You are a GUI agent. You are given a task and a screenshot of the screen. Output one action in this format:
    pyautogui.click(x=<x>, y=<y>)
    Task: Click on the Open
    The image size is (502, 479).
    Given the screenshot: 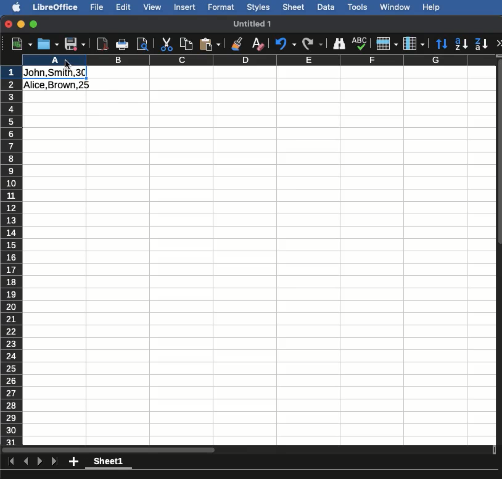 What is the action you would take?
    pyautogui.click(x=49, y=44)
    